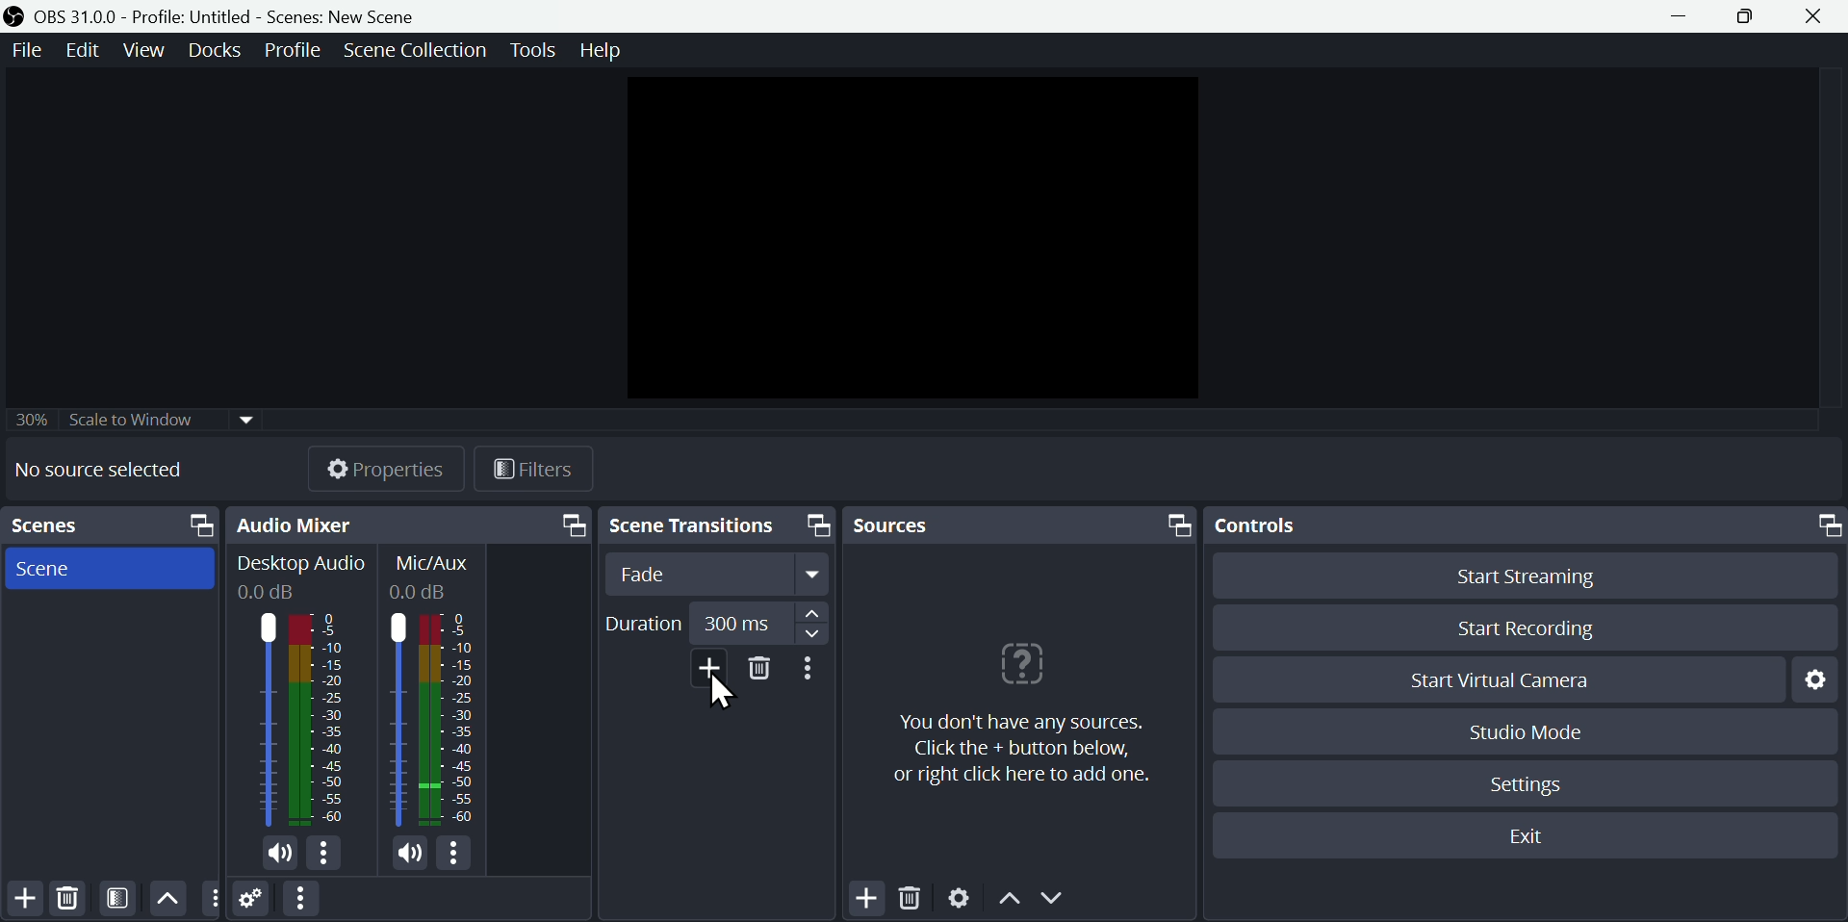  I want to click on fade, so click(716, 576).